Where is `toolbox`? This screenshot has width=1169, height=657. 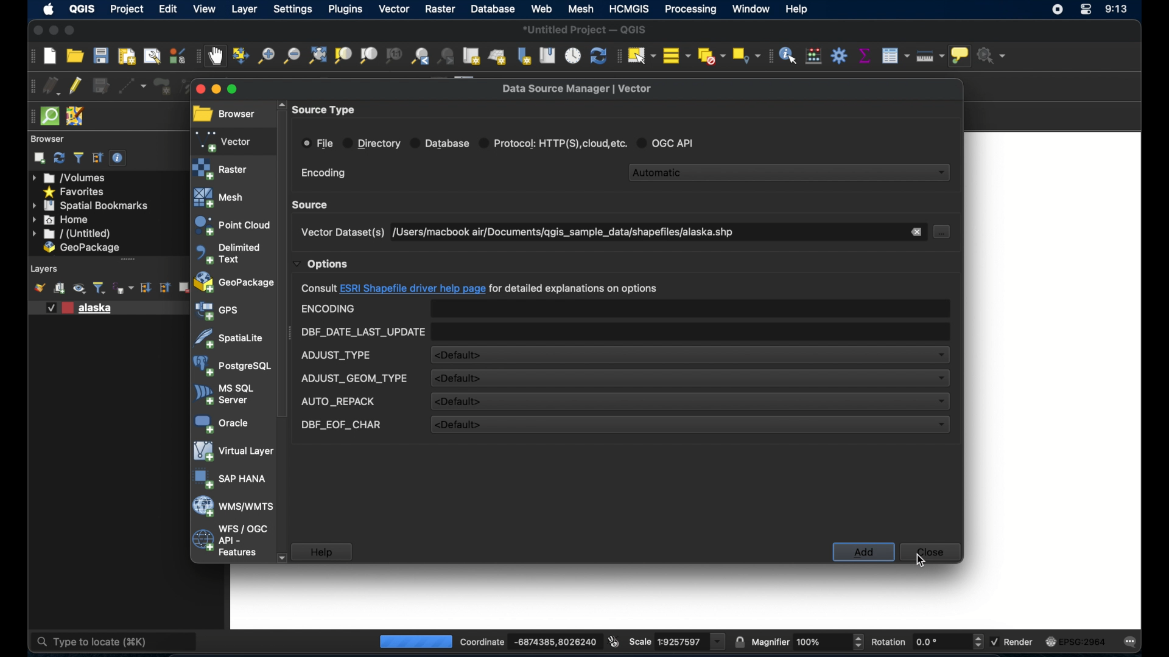 toolbox is located at coordinates (839, 54).